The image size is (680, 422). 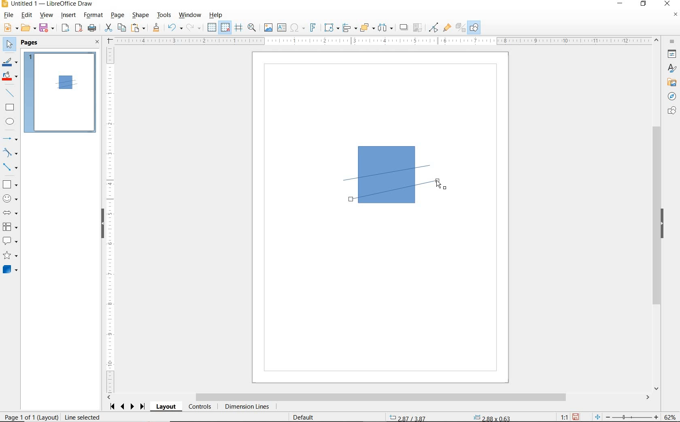 I want to click on SCROLL NEXT, so click(x=128, y=407).